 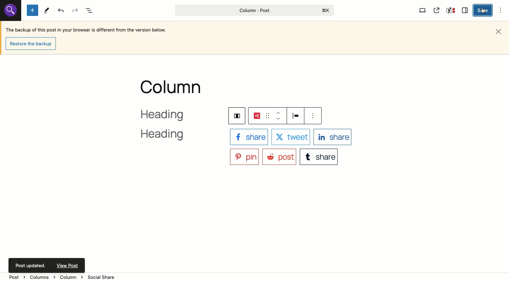 What do you see at coordinates (253, 10) in the screenshot?
I see `Column - Post` at bounding box center [253, 10].